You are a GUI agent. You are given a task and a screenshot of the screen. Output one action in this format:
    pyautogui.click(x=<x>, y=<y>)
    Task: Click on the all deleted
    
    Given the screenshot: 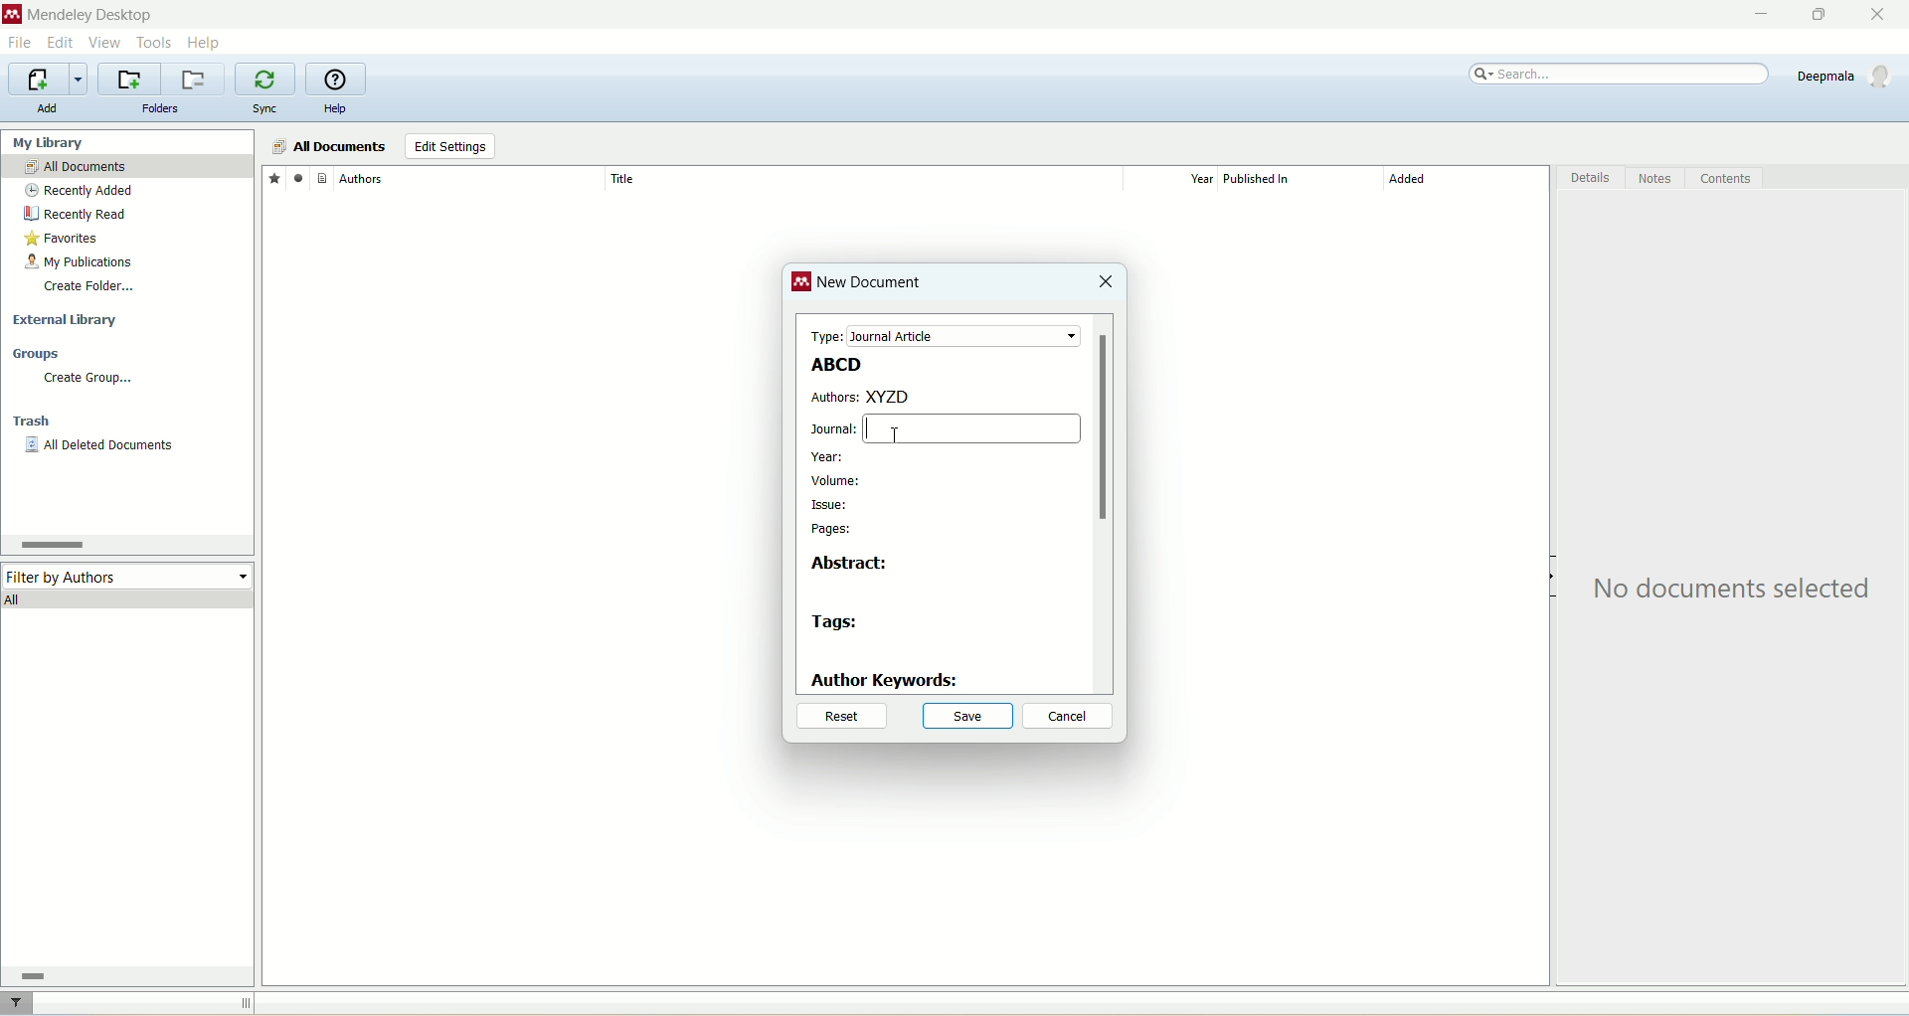 What is the action you would take?
    pyautogui.click(x=100, y=447)
    